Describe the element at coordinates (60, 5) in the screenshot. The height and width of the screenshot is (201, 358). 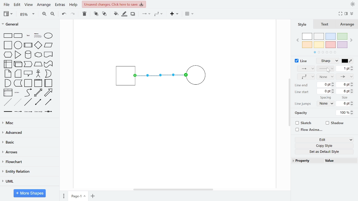
I see `extras` at that location.